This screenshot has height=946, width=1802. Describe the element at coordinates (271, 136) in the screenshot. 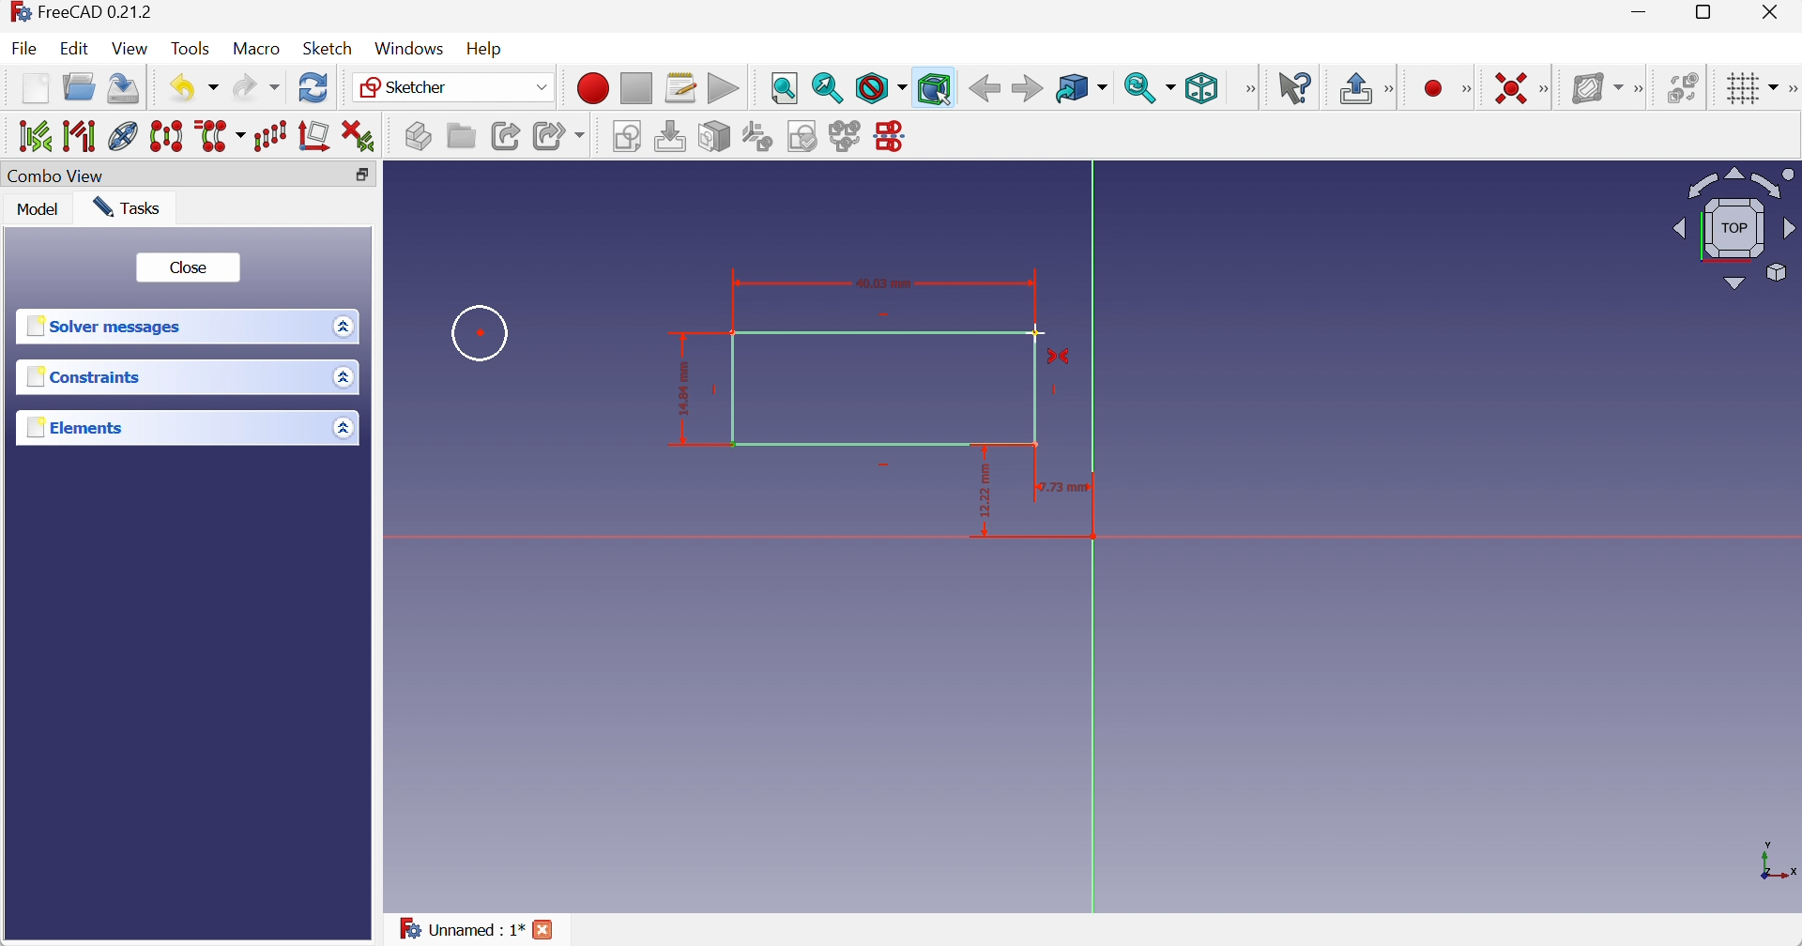

I see `Rectangular array` at that location.